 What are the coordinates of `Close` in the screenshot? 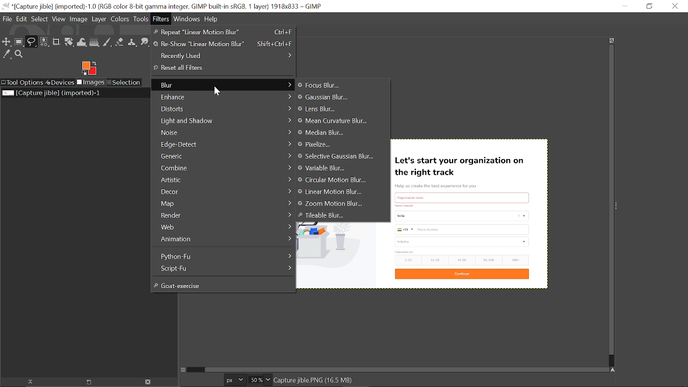 It's located at (675, 6).